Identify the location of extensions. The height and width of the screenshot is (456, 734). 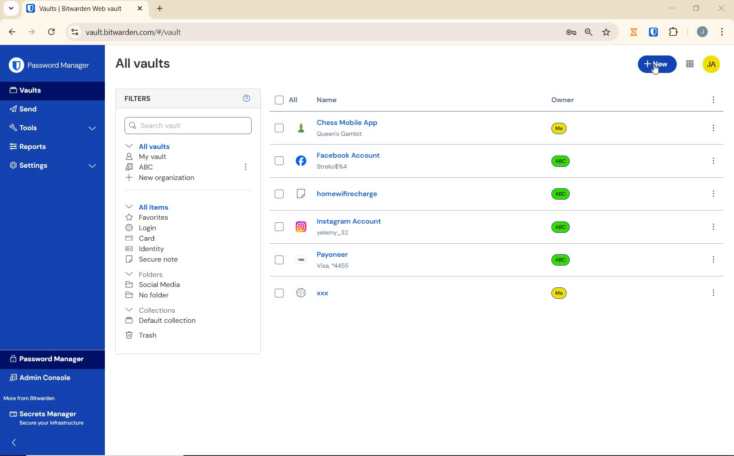
(674, 32).